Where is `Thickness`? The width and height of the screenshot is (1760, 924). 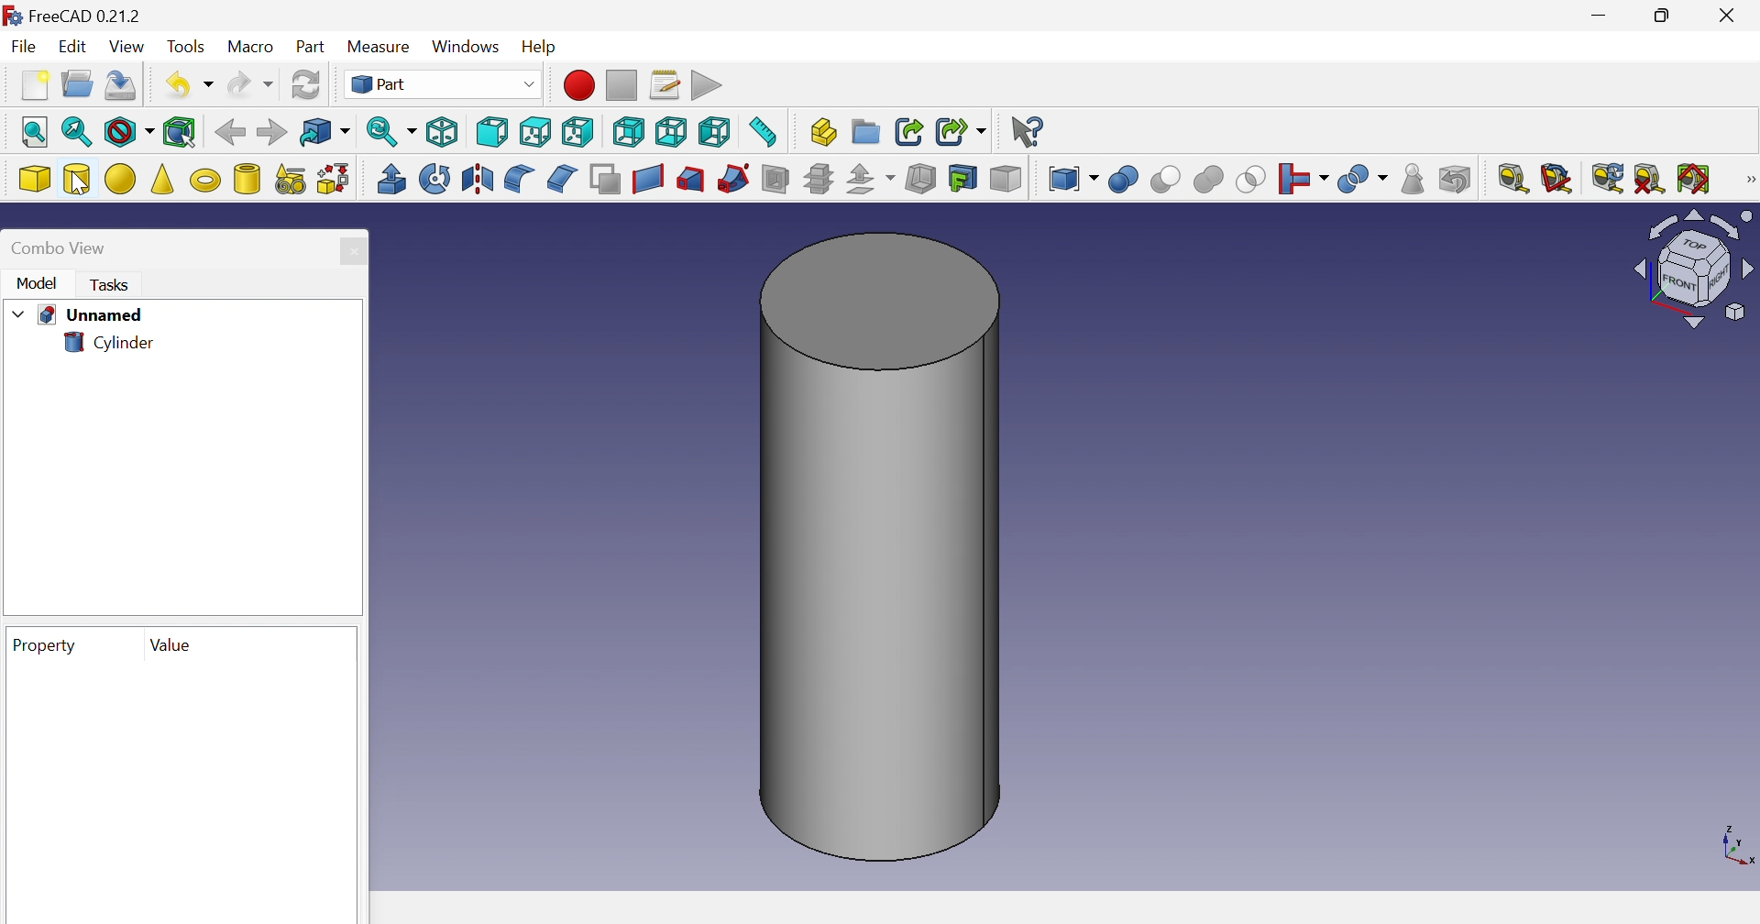
Thickness is located at coordinates (920, 178).